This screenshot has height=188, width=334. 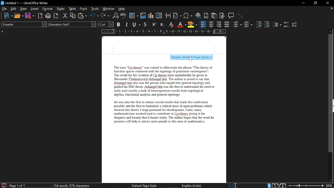 I want to click on Align left, so click(x=203, y=25).